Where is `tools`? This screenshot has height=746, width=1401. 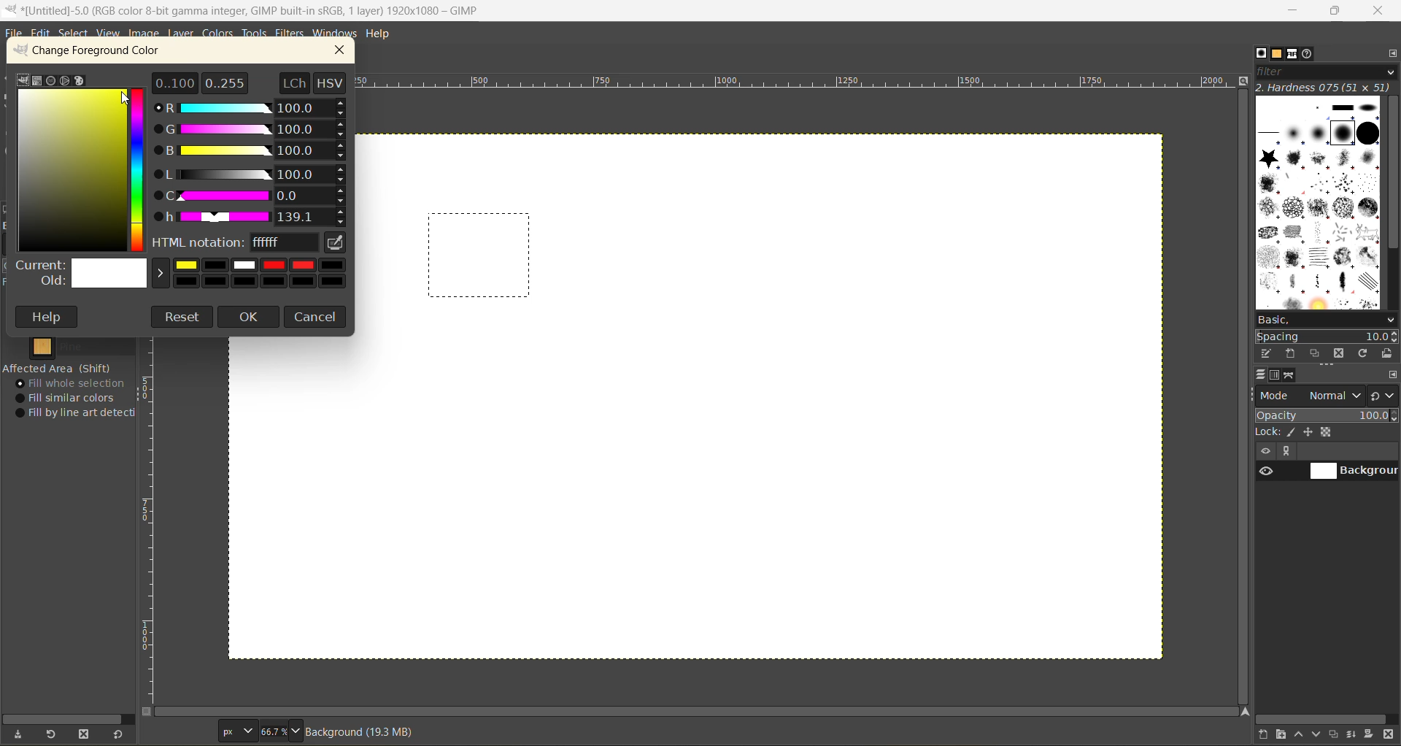 tools is located at coordinates (256, 34).